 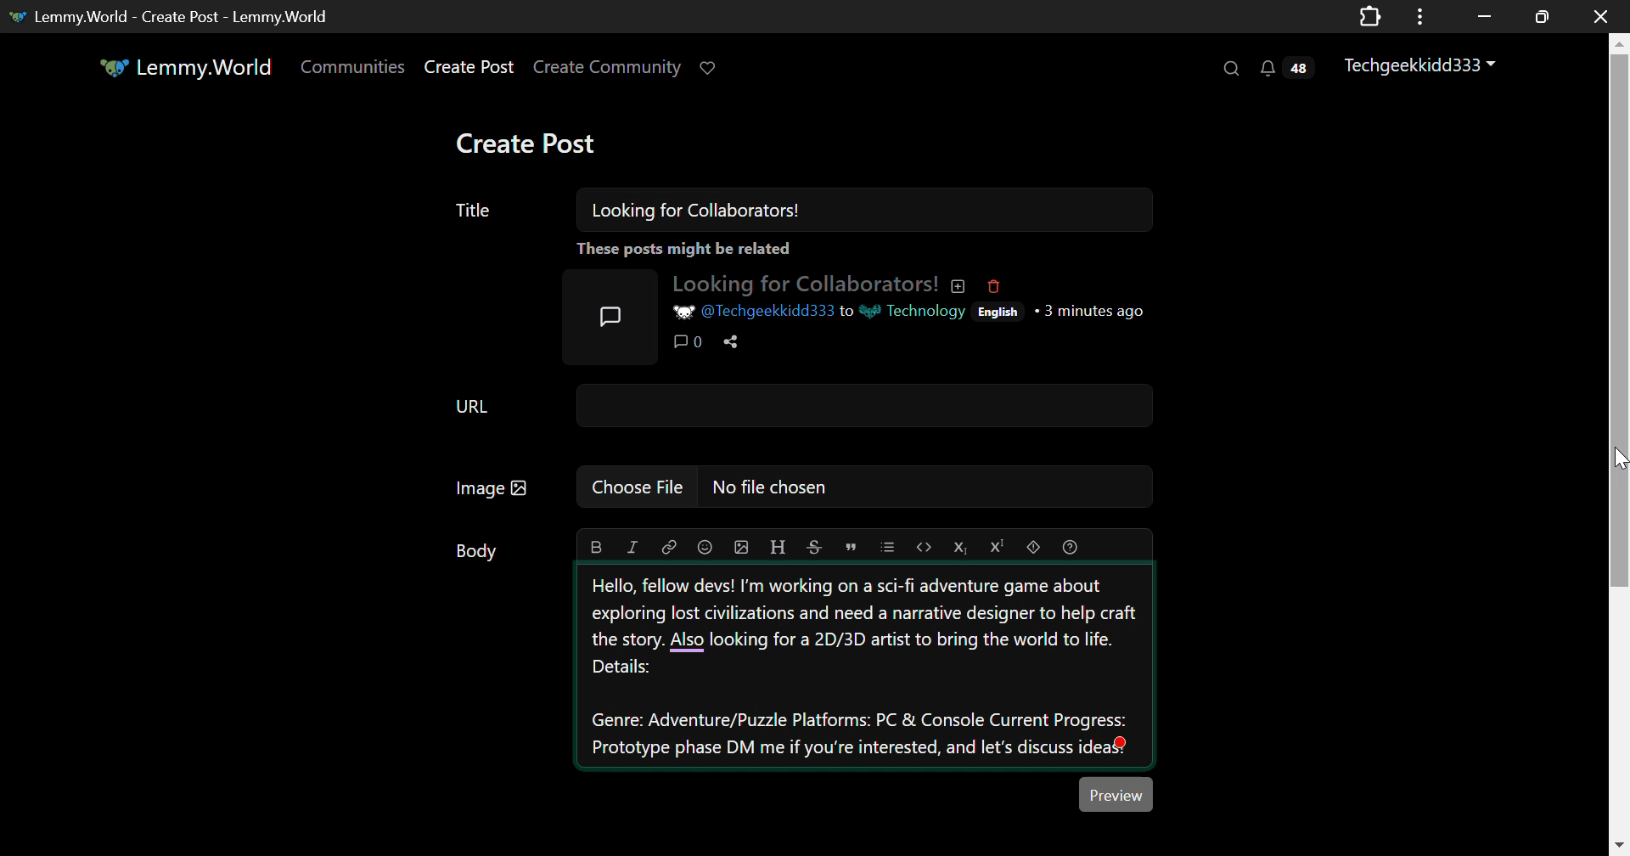 What do you see at coordinates (355, 68) in the screenshot?
I see `Communities` at bounding box center [355, 68].